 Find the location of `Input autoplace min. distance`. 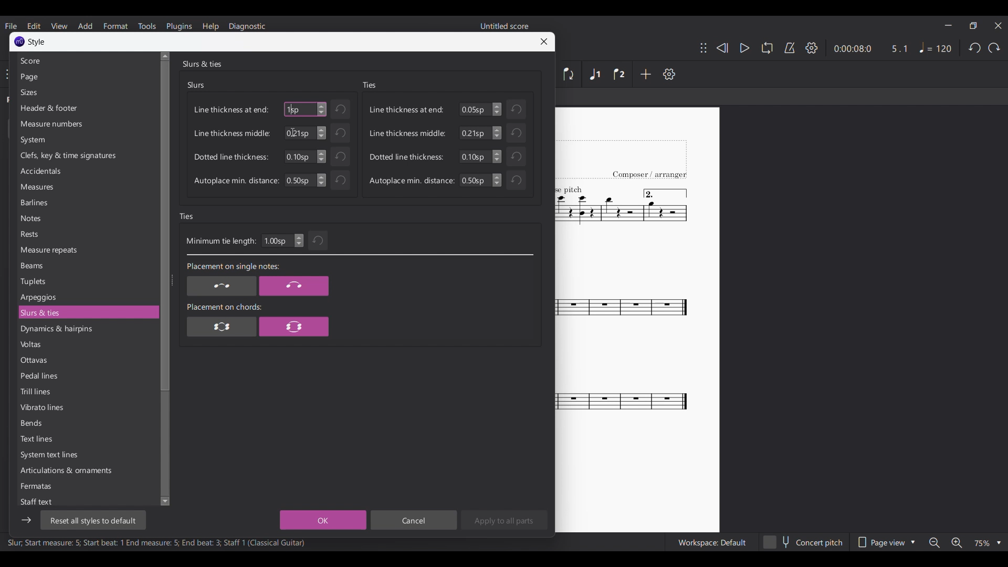

Input autoplace min. distance is located at coordinates (475, 180).